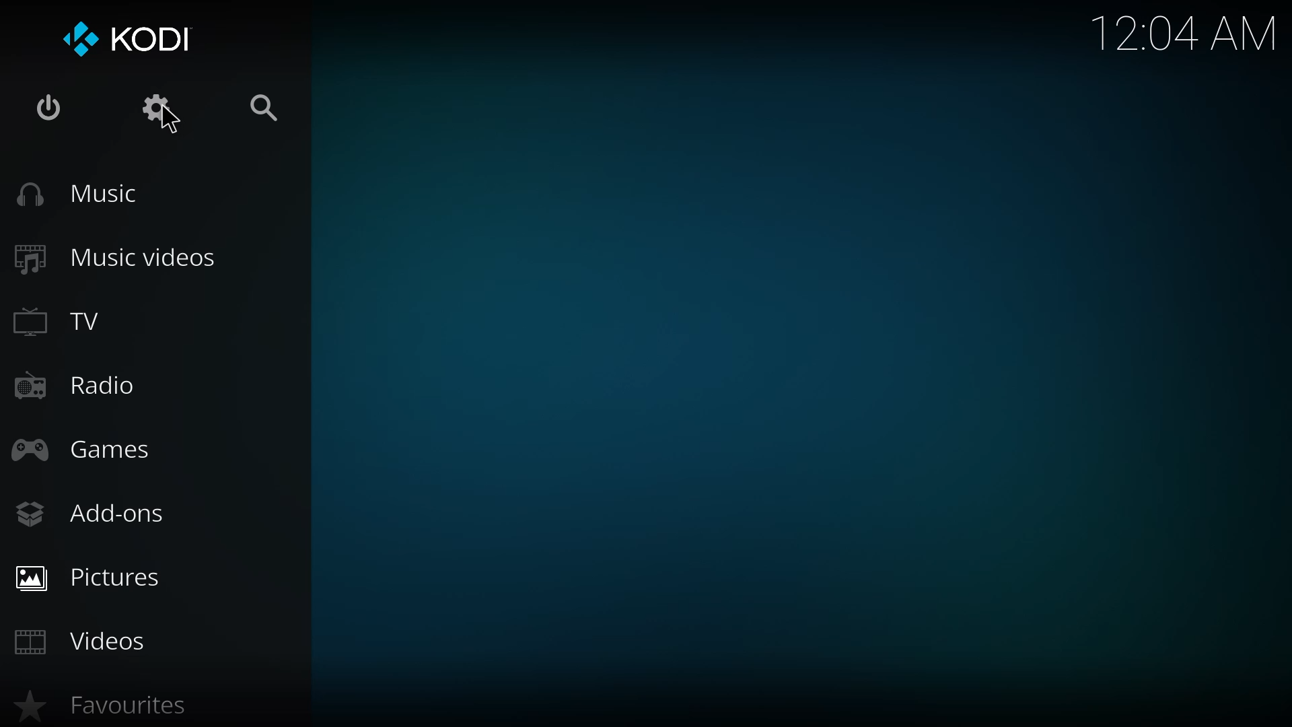 The height and width of the screenshot is (727, 1292). I want to click on videos, so click(82, 642).